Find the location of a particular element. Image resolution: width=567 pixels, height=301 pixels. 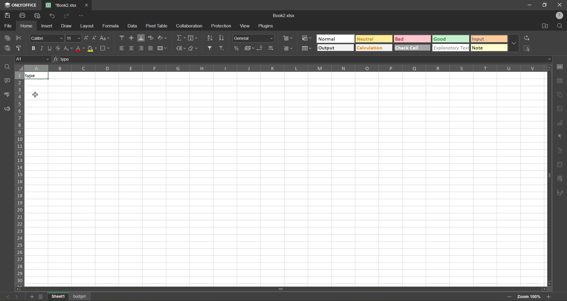

font size is located at coordinates (73, 38).